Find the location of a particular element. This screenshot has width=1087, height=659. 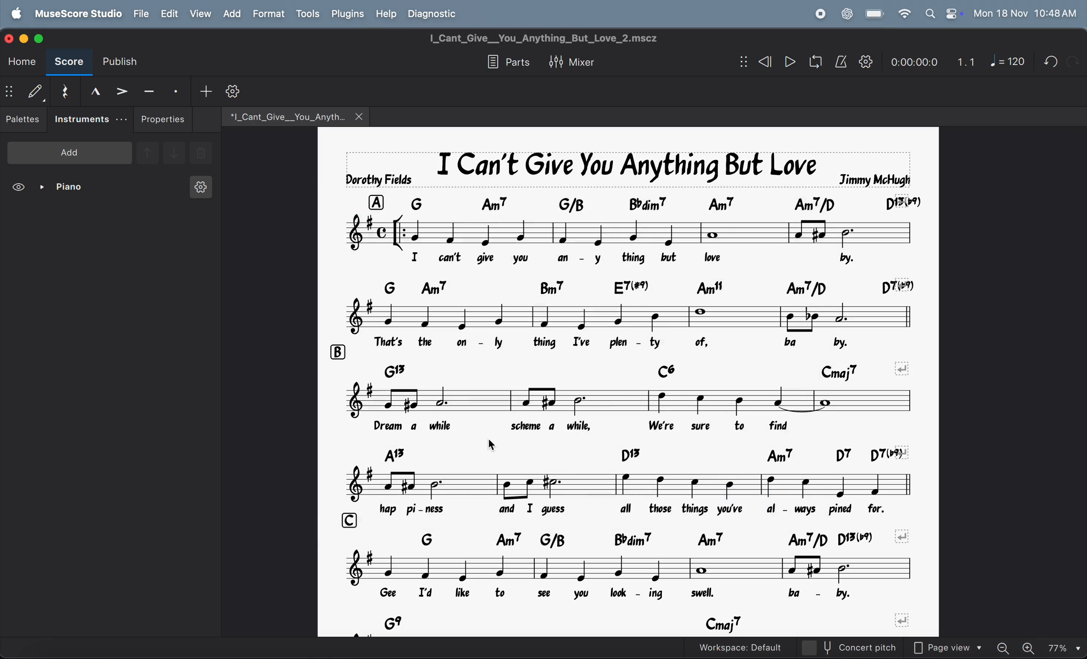

close is located at coordinates (11, 38).